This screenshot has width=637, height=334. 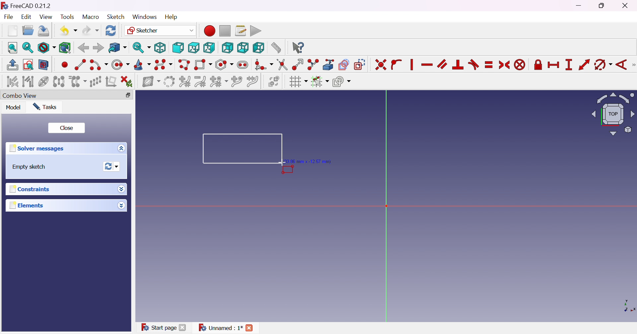 I want to click on Solver messages, so click(x=39, y=148).